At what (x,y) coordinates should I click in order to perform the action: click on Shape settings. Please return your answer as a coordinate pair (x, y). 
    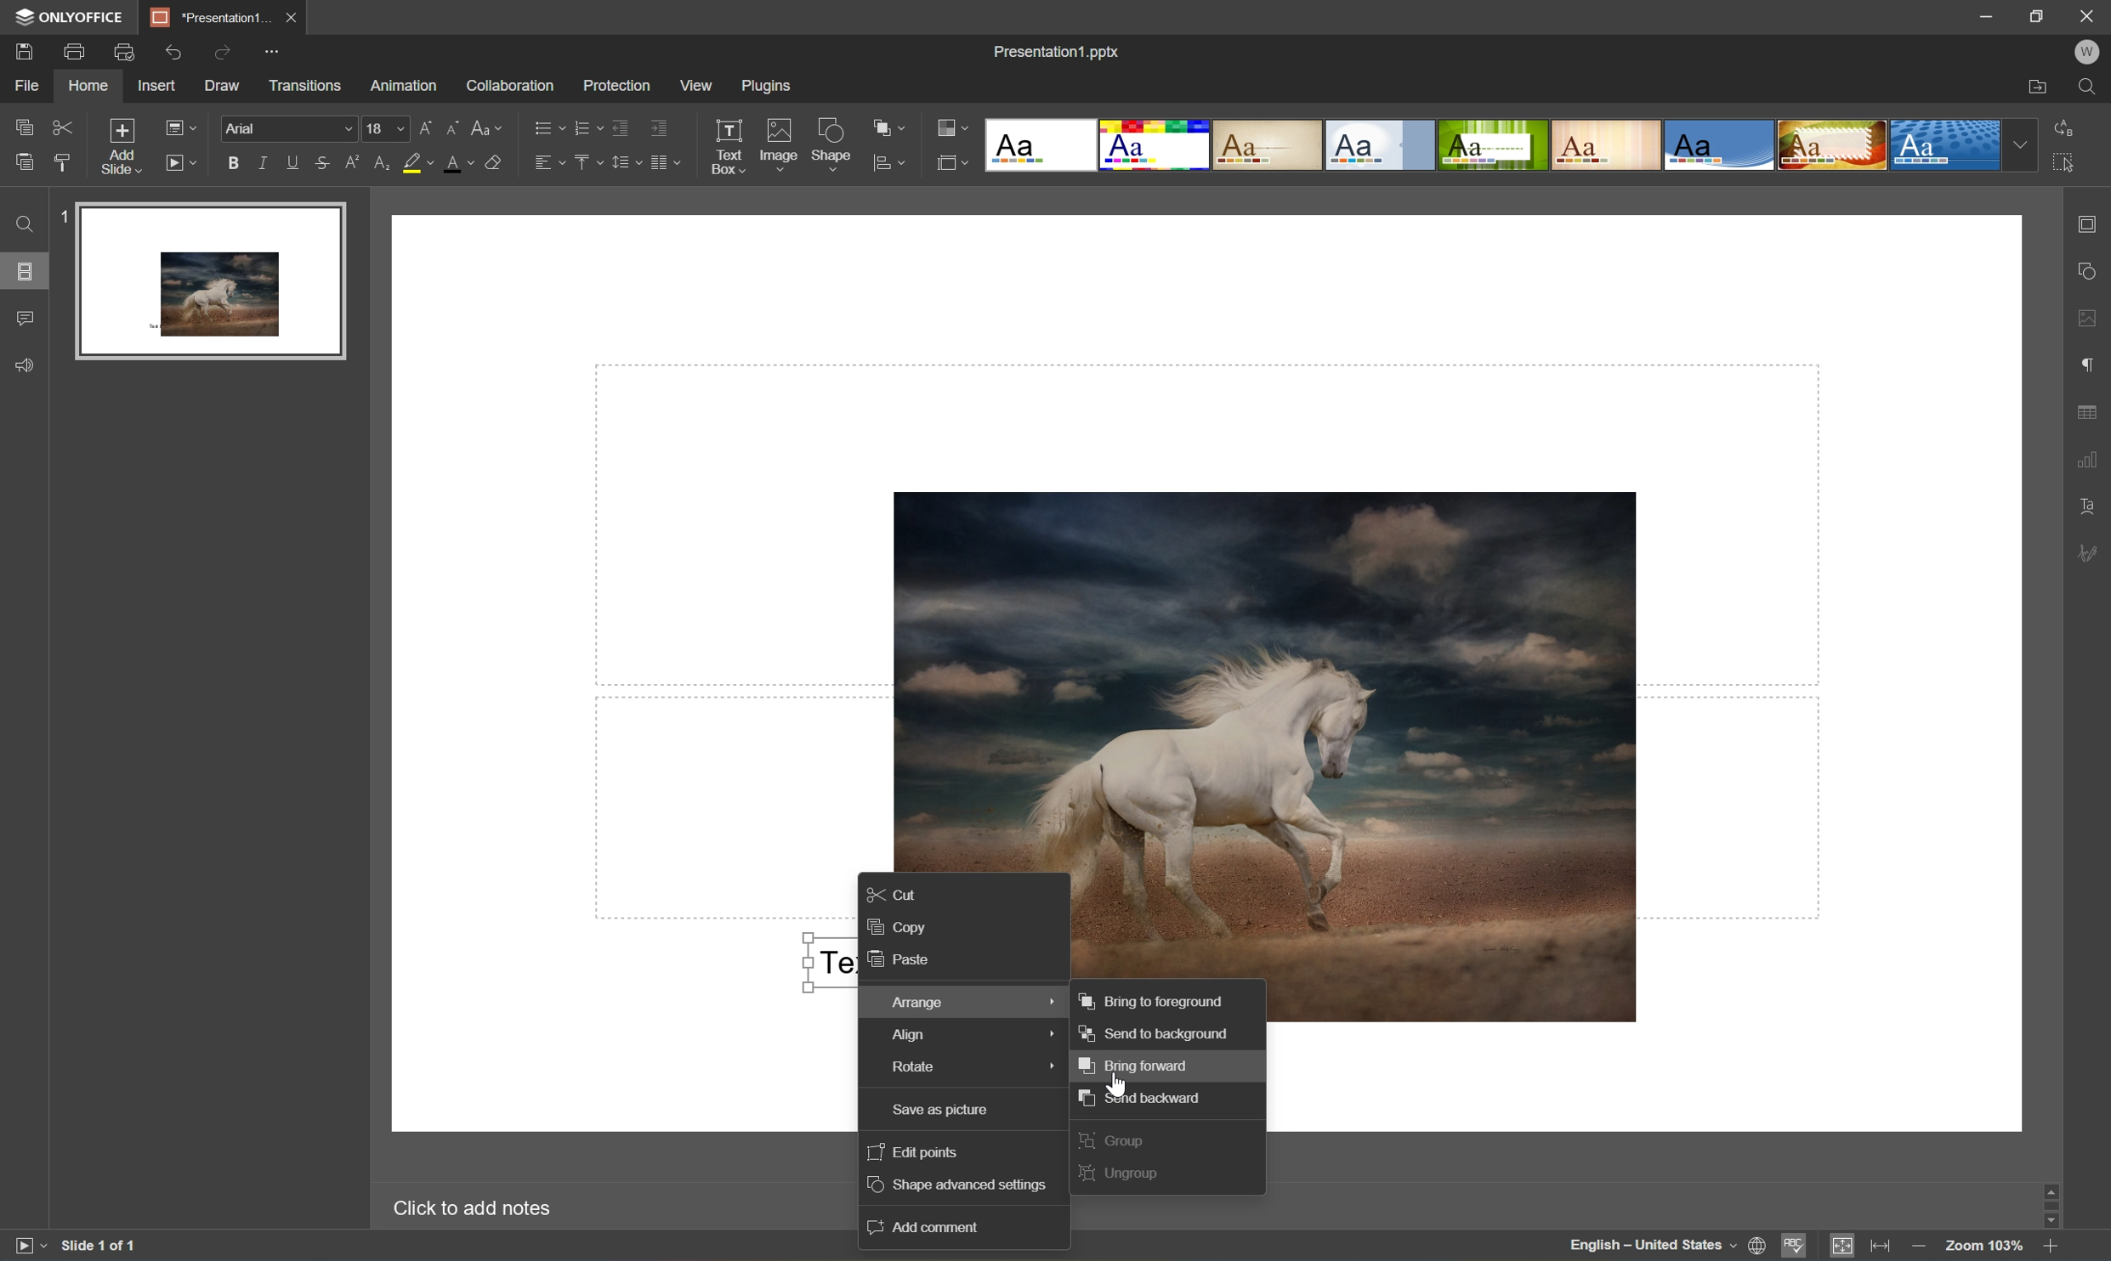
    Looking at the image, I should click on (2092, 269).